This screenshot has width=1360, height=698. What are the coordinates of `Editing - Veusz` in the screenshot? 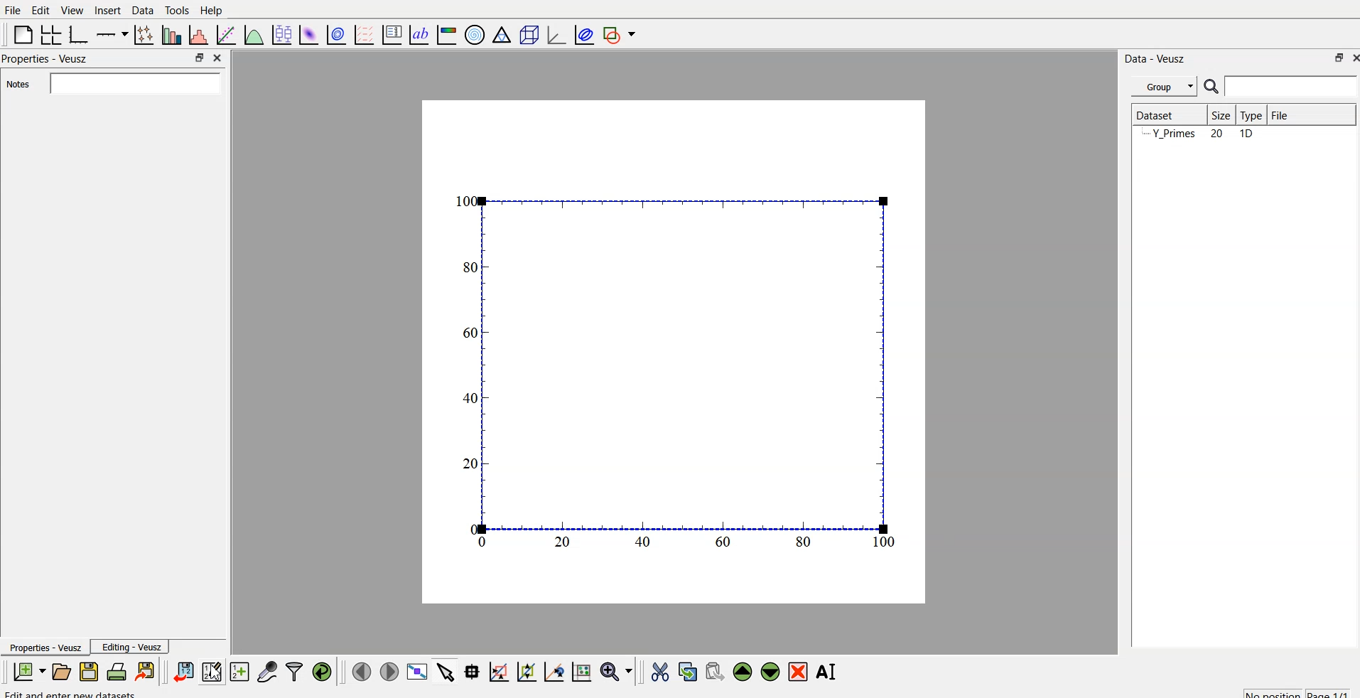 It's located at (134, 648).